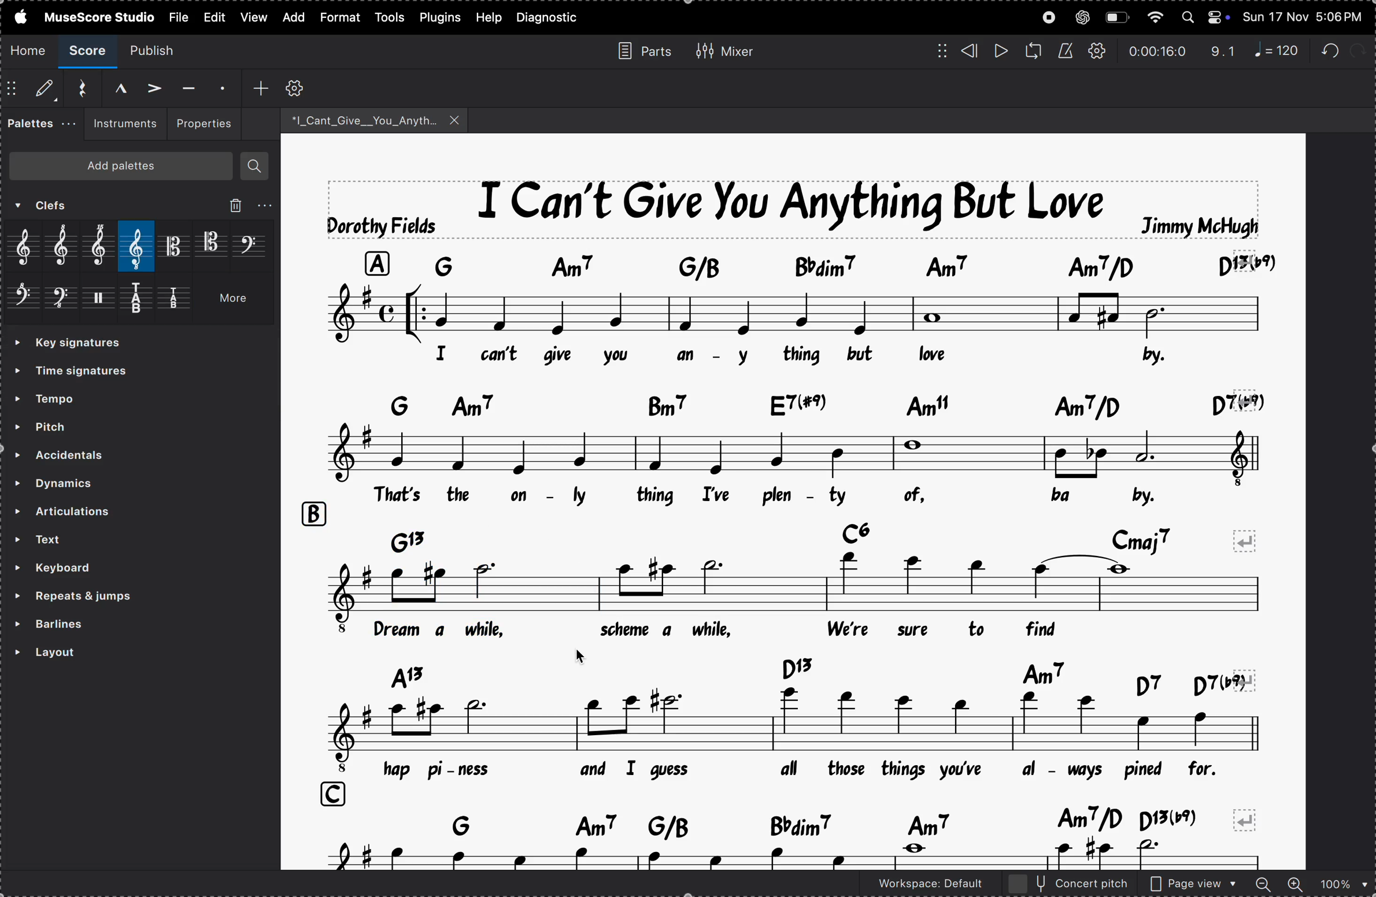 Image resolution: width=1376 pixels, height=897 pixels. Describe the element at coordinates (17, 16) in the screenshot. I see `apple menu` at that location.